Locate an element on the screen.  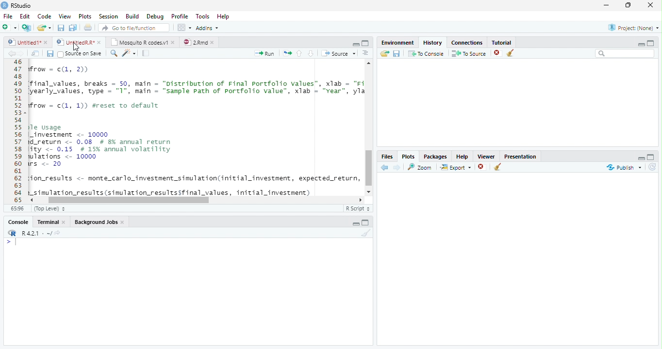
Scroll down is located at coordinates (369, 190).